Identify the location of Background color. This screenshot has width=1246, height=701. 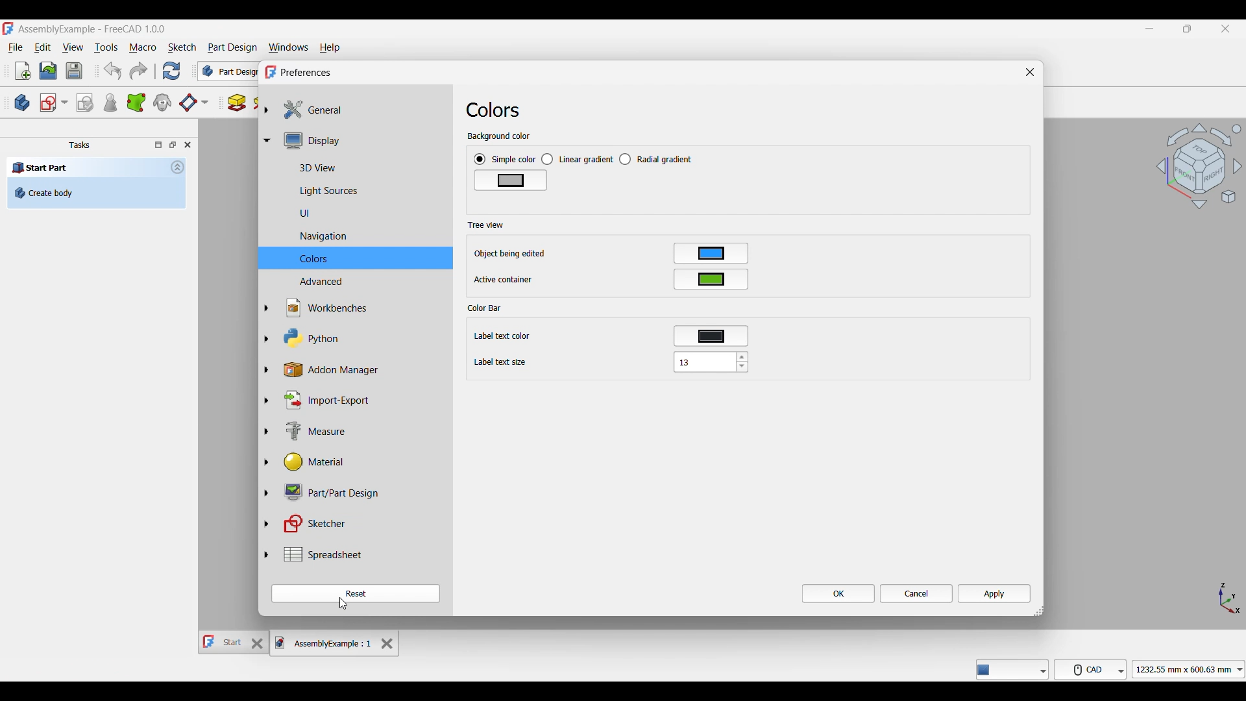
(498, 136).